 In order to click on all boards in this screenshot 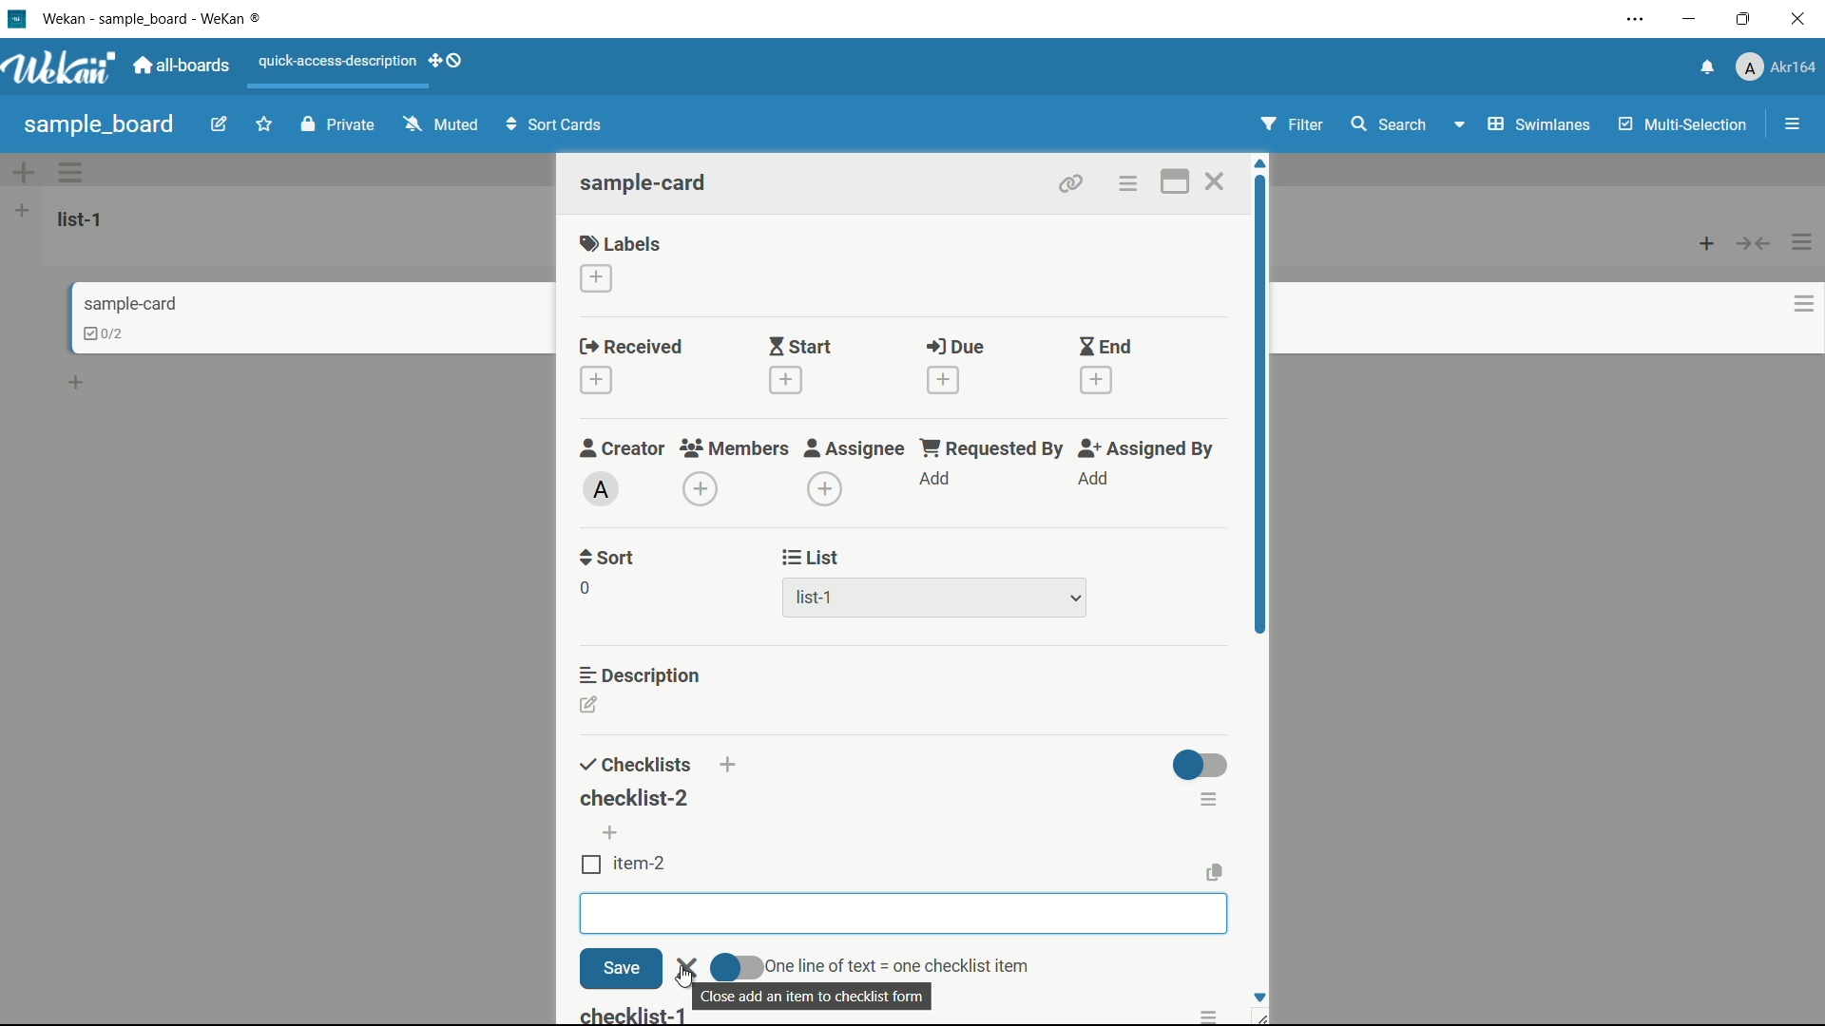, I will do `click(183, 66)`.